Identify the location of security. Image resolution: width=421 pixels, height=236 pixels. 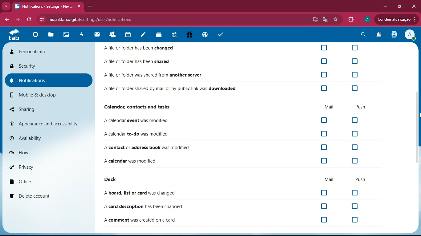
(46, 66).